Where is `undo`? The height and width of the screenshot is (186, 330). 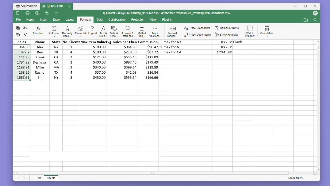 undo is located at coordinates (47, 13).